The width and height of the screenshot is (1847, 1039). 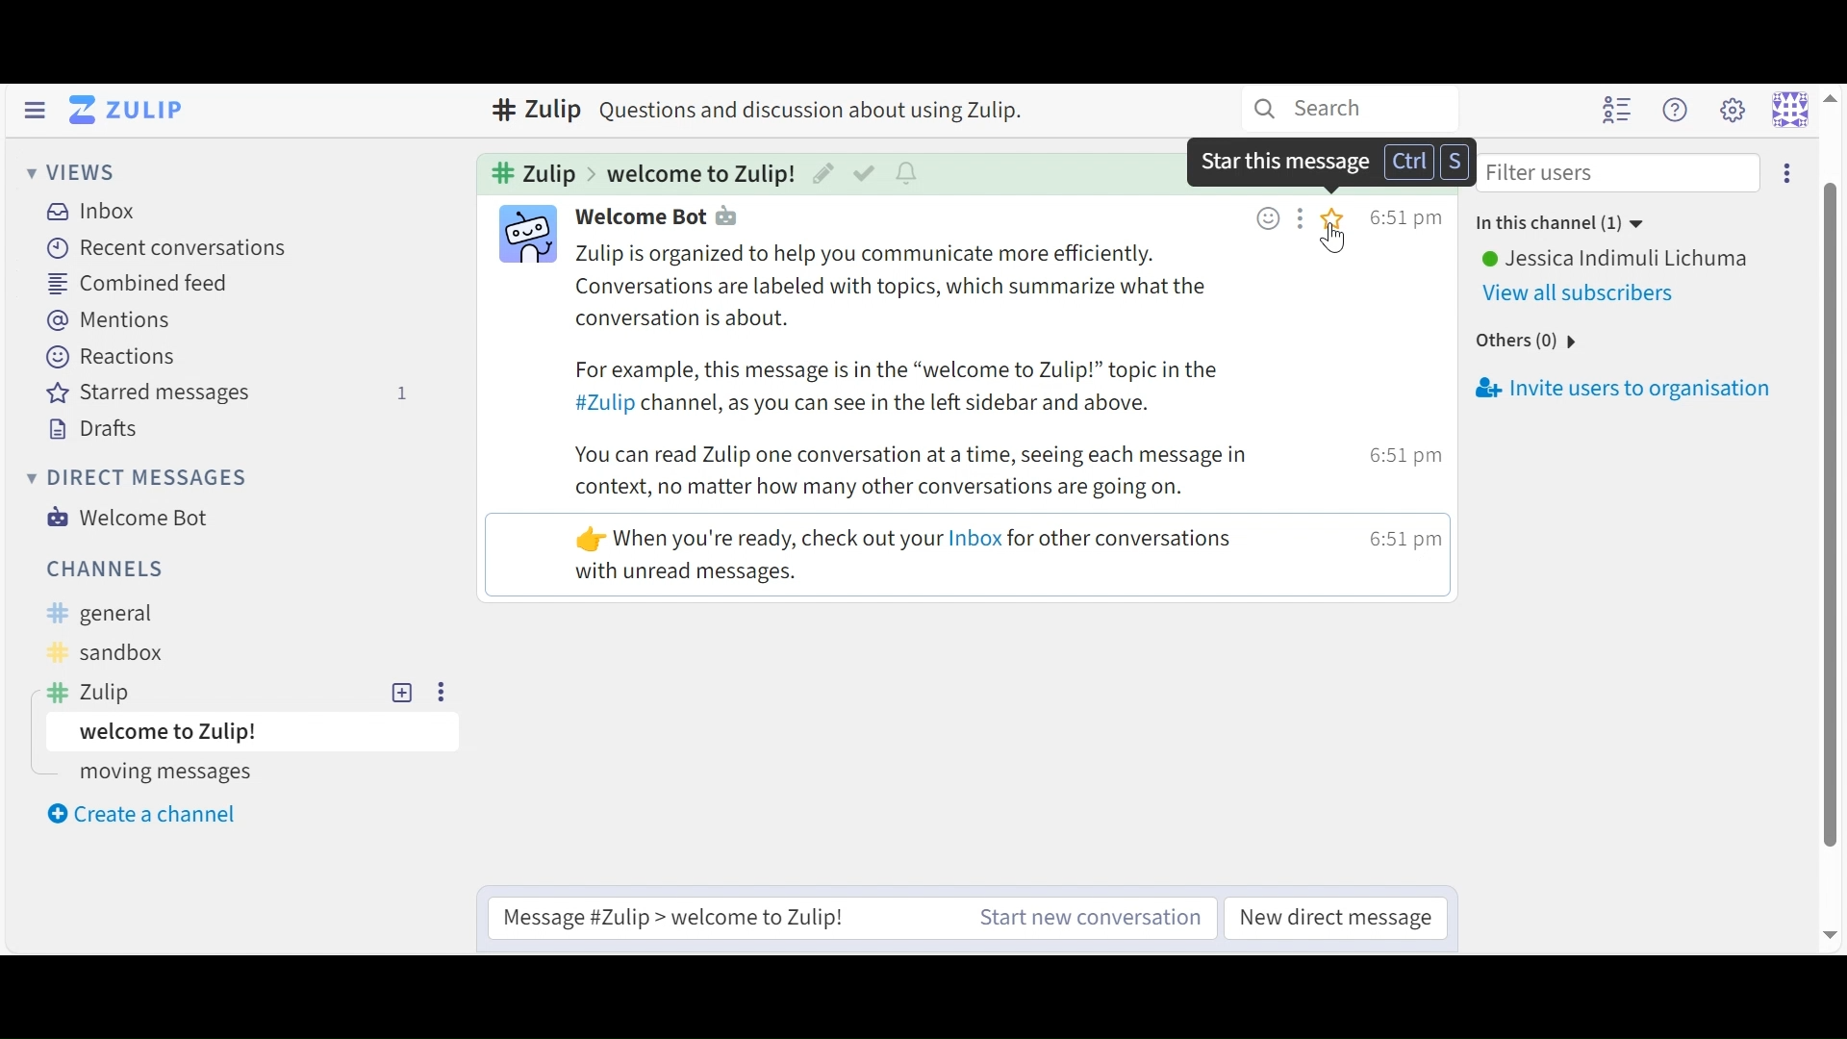 What do you see at coordinates (527, 233) in the screenshot?
I see `Participant icon` at bounding box center [527, 233].